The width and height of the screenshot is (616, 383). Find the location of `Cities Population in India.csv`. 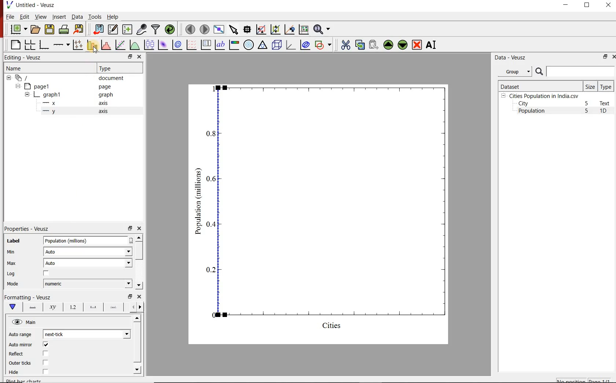

Cities Population in India.csv is located at coordinates (543, 96).